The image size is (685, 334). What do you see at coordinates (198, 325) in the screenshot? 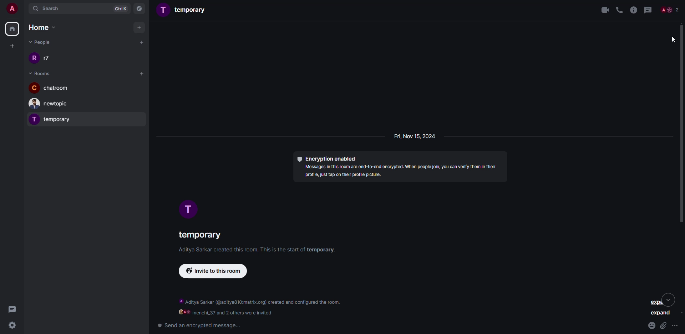
I see `send an encrypted message` at bounding box center [198, 325].